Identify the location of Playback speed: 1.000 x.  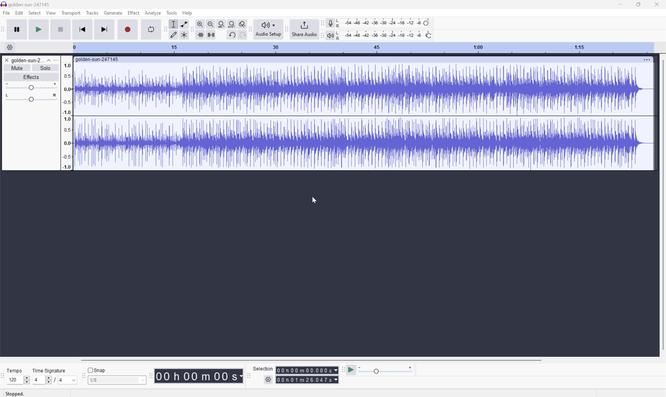
(386, 369).